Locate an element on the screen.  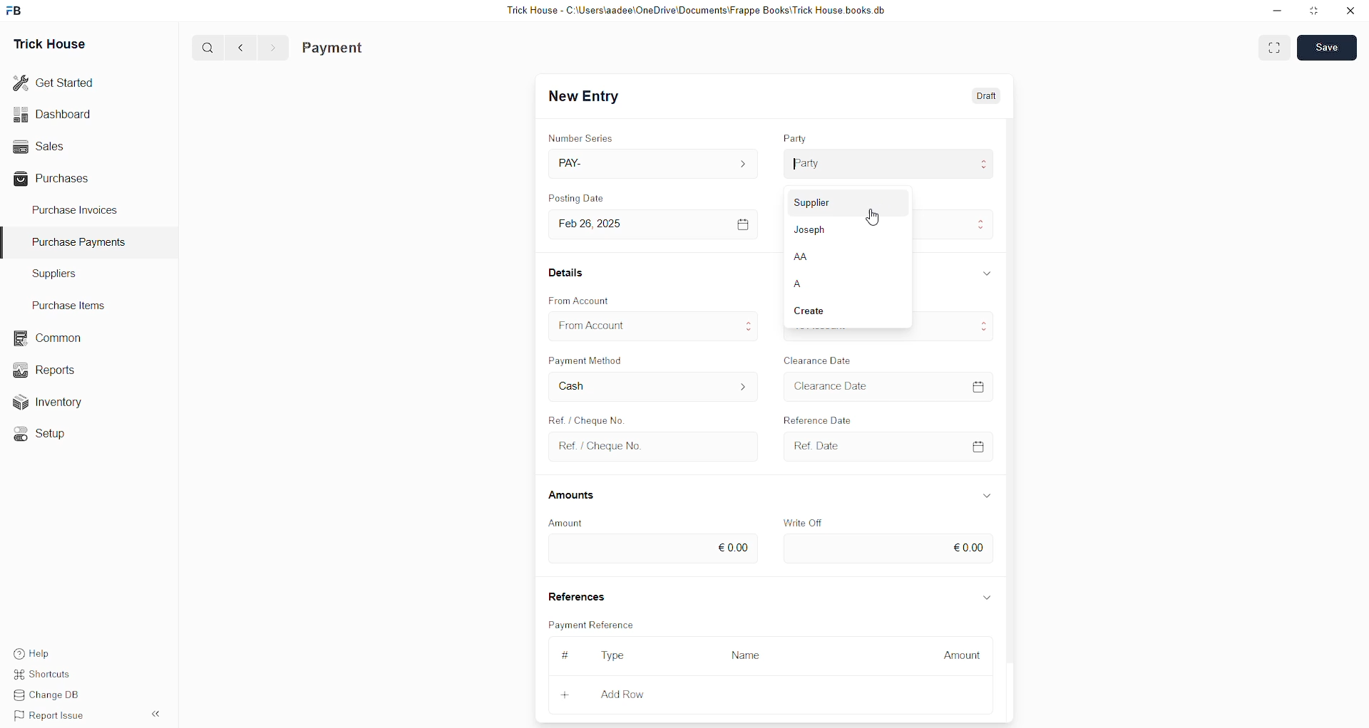
Create is located at coordinates (828, 312).